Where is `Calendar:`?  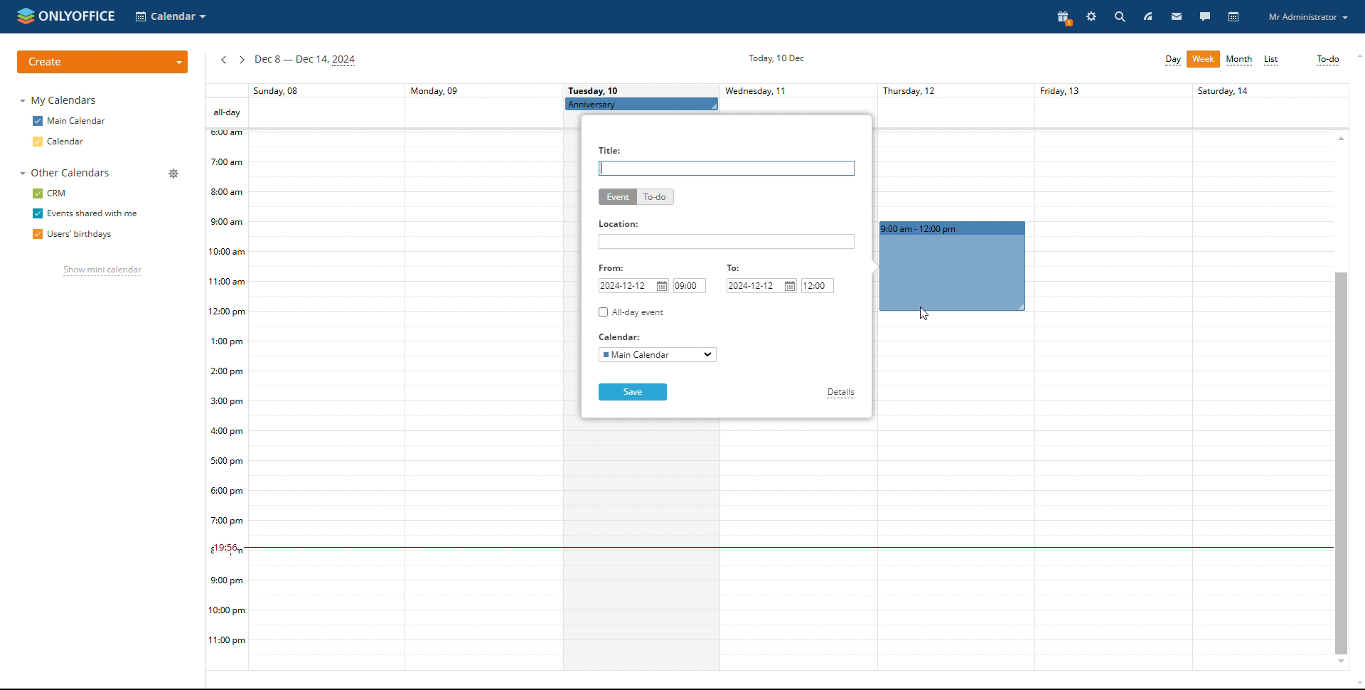
Calendar: is located at coordinates (621, 338).